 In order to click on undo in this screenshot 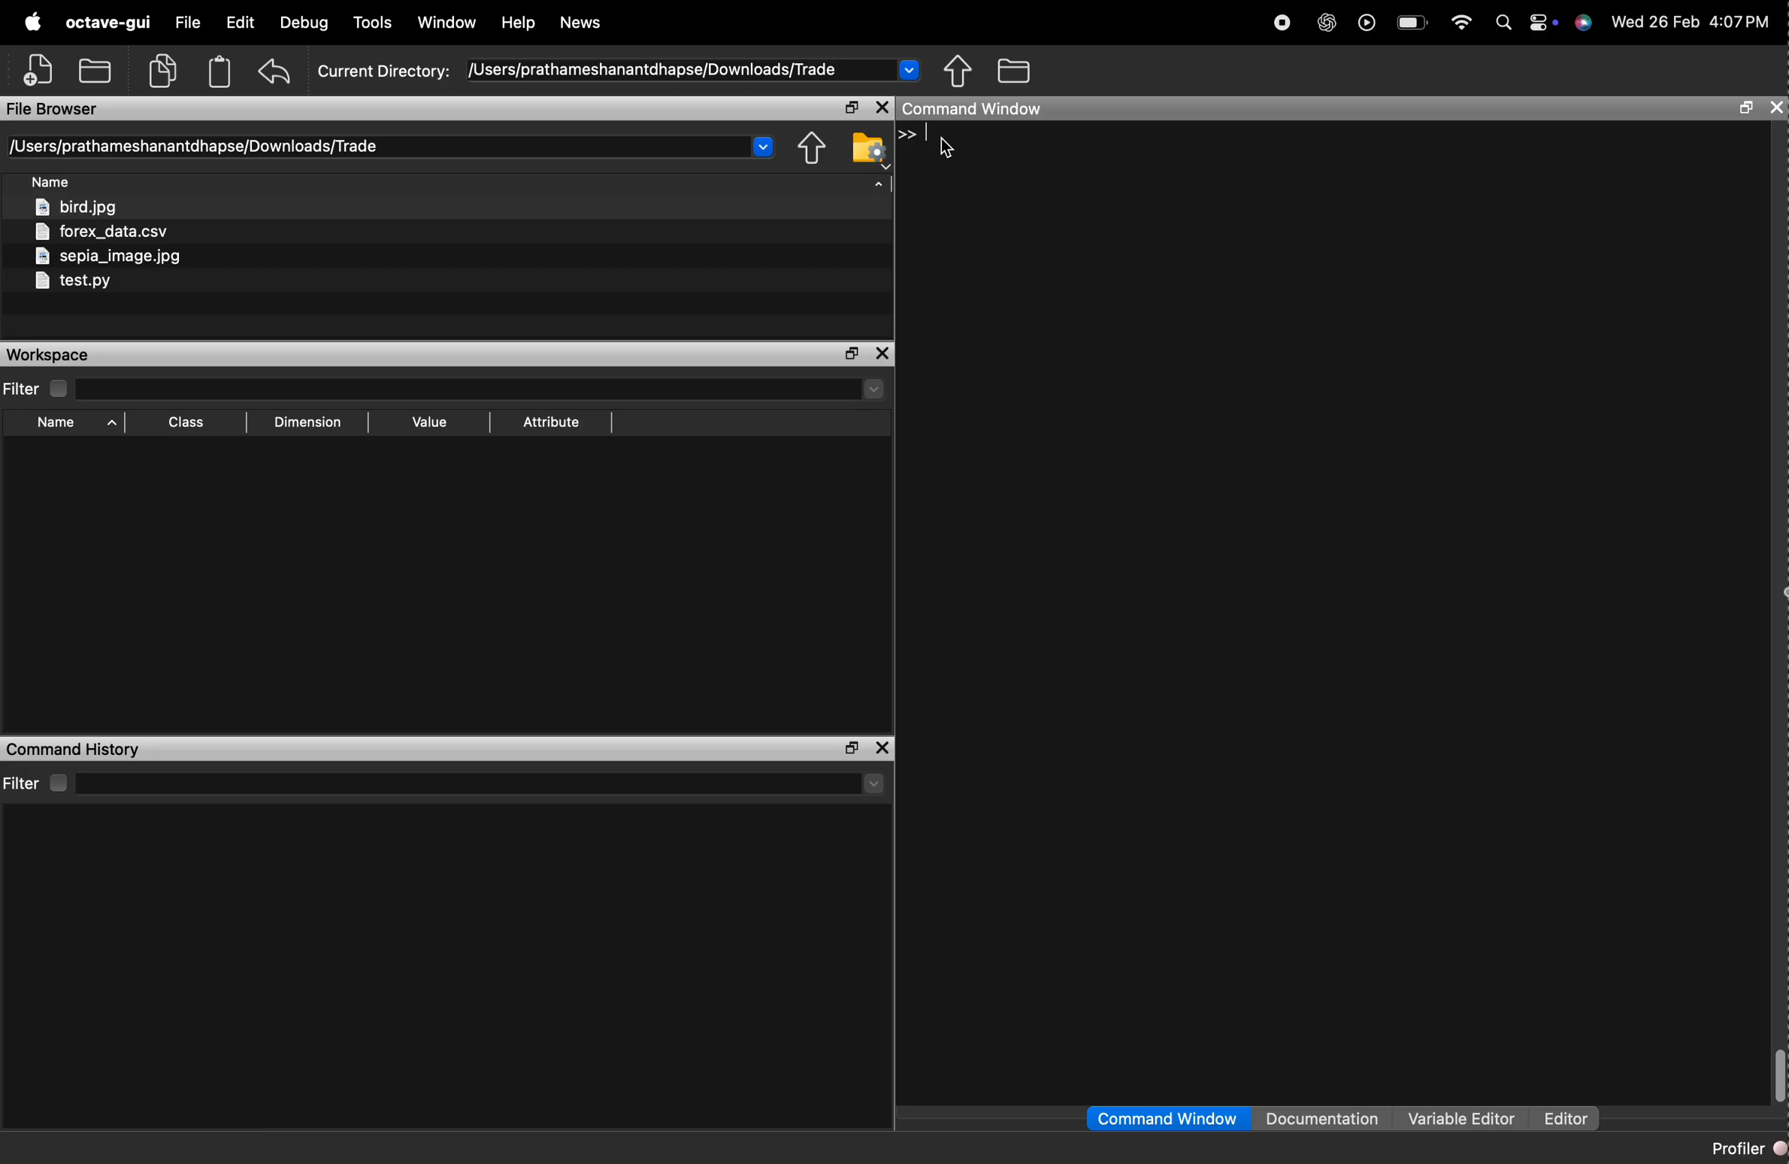, I will do `click(274, 72)`.